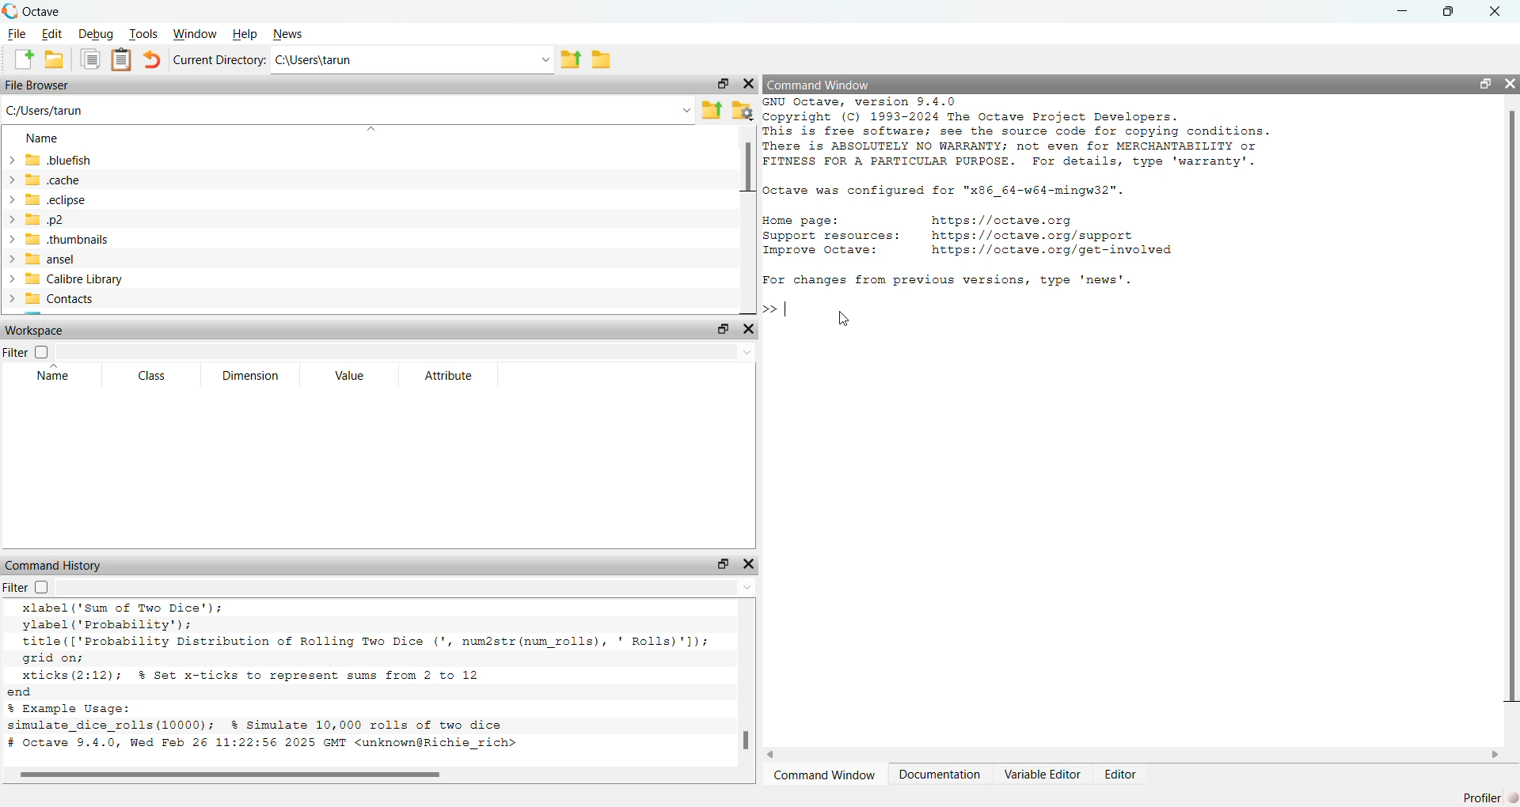  What do you see at coordinates (1510, 86) in the screenshot?
I see `Close` at bounding box center [1510, 86].